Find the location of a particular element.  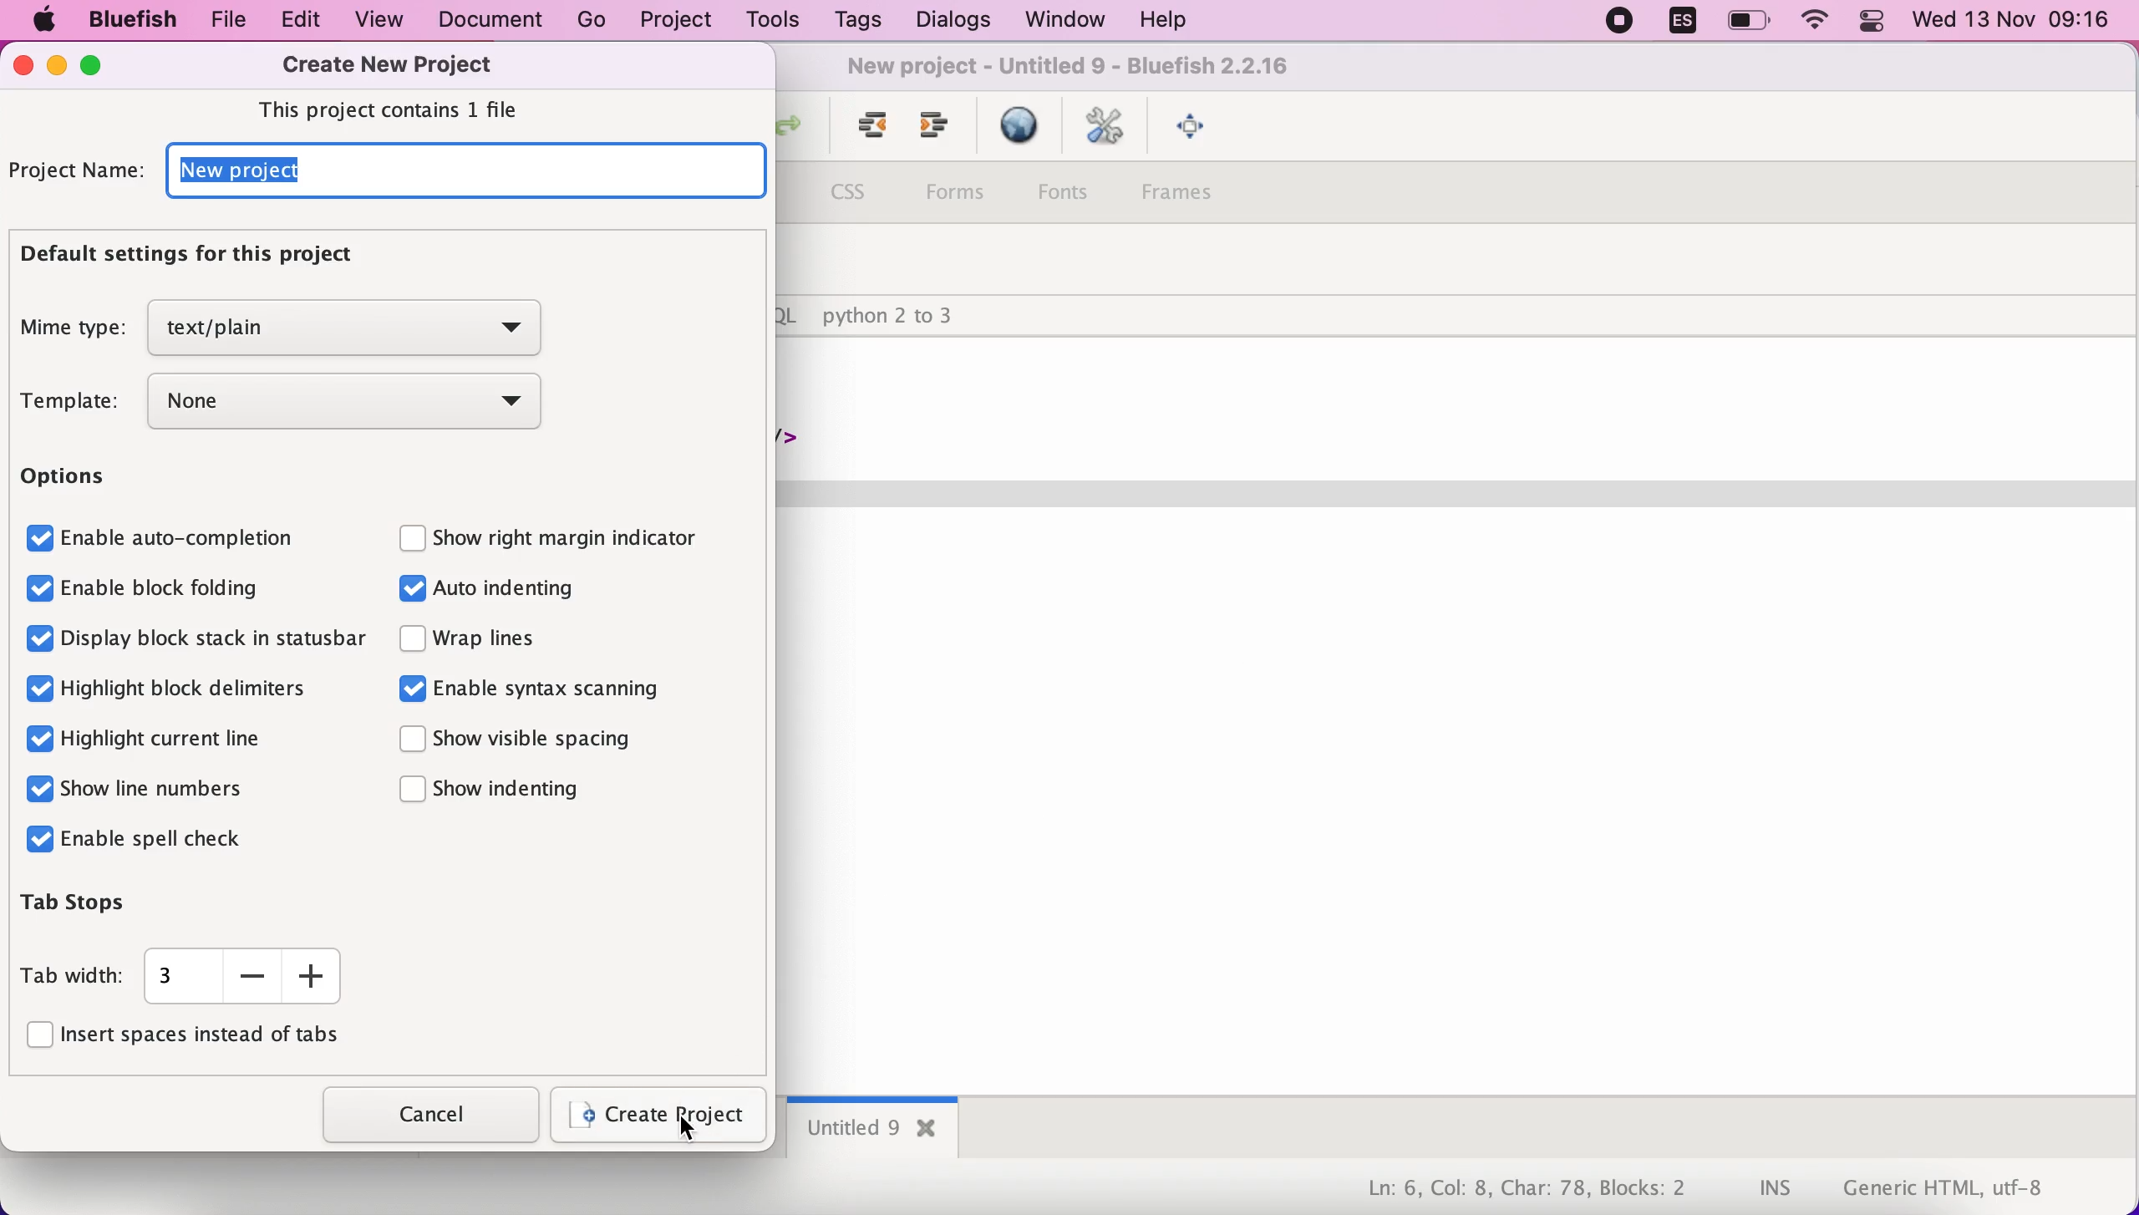

indent is located at coordinates (864, 132).